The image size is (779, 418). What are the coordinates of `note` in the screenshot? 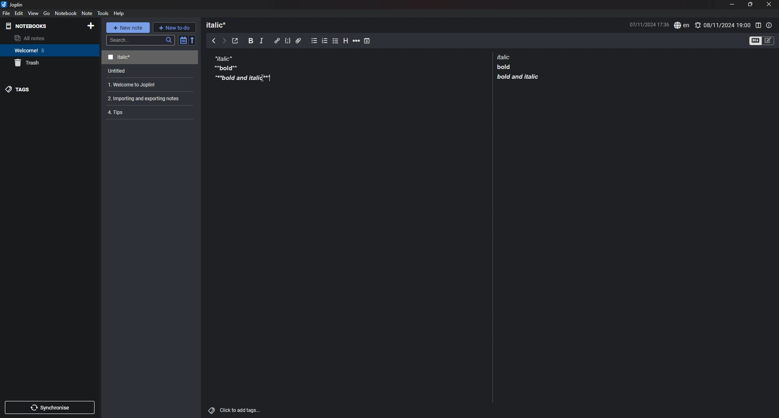 It's located at (242, 67).